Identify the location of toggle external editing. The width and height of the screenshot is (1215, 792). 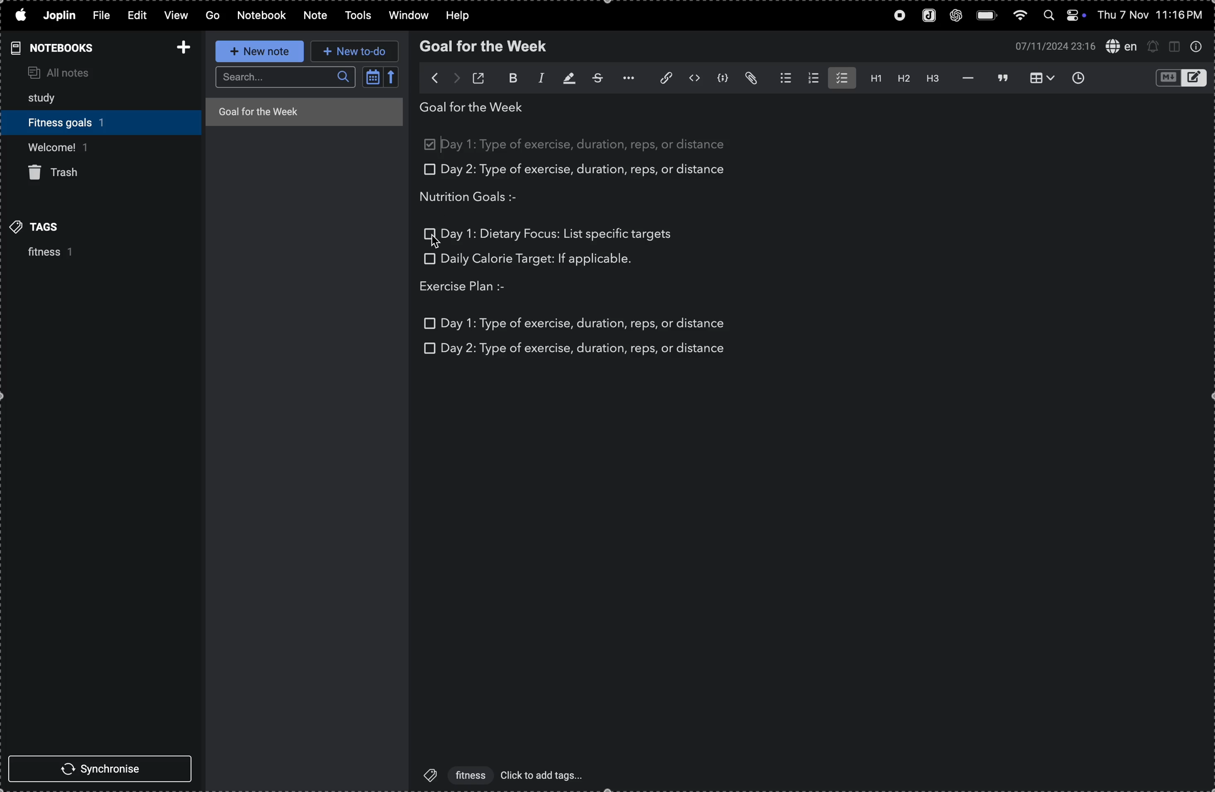
(481, 77).